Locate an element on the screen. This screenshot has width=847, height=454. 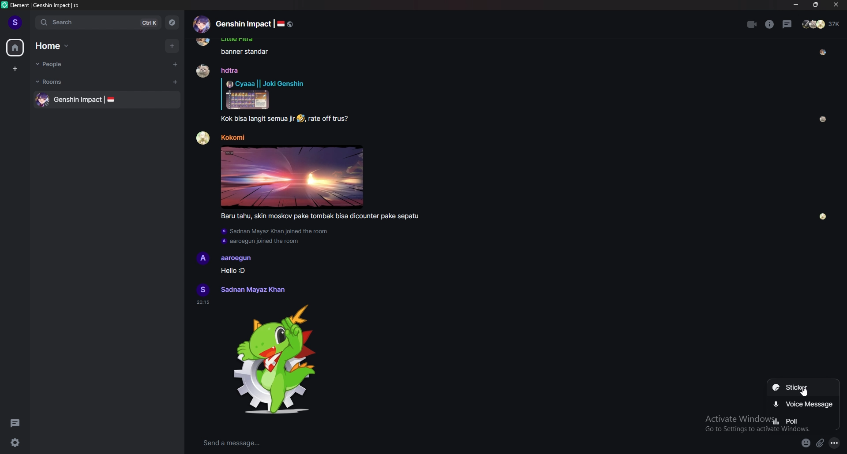
rooms is located at coordinates (60, 82).